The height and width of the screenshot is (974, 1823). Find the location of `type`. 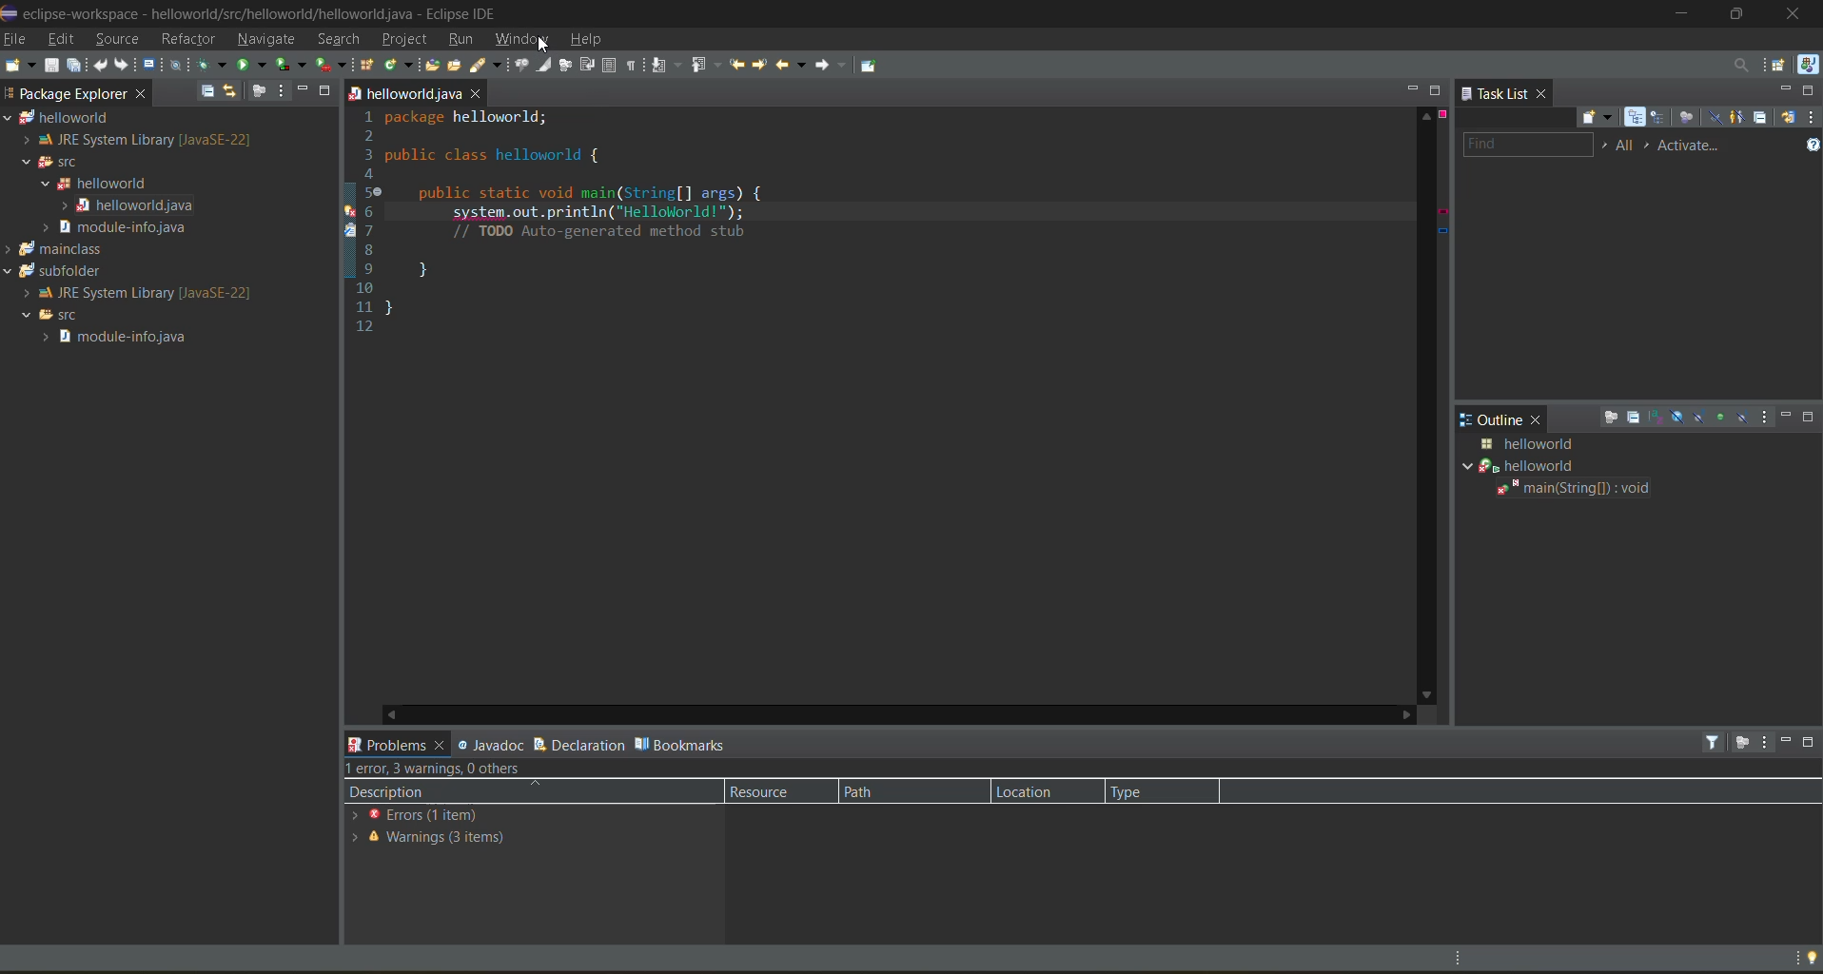

type is located at coordinates (1159, 794).